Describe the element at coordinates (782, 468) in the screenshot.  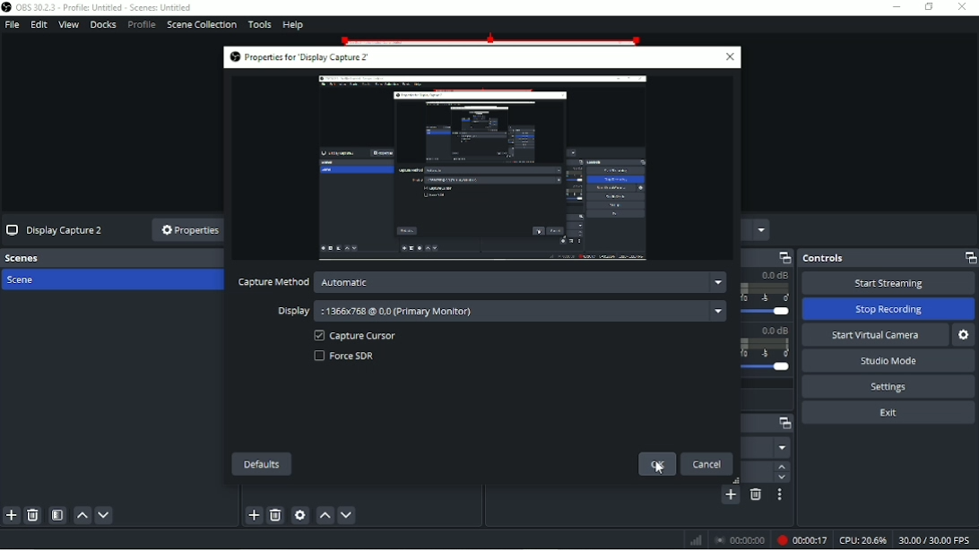
I see `Up arrow` at that location.